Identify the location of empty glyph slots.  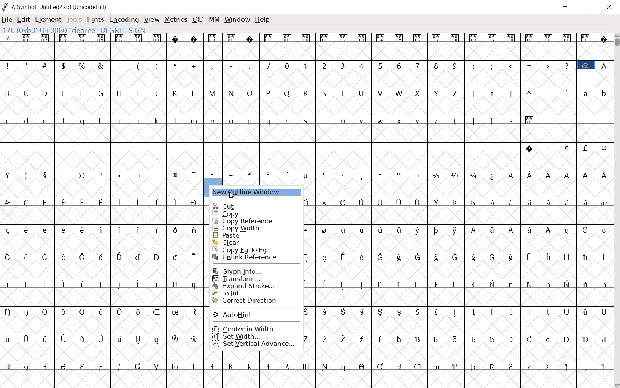
(456, 352).